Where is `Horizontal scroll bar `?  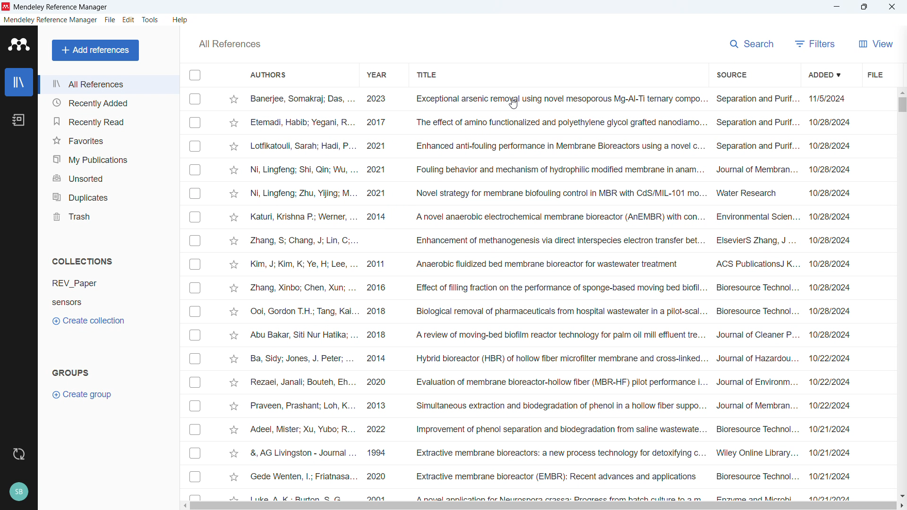 Horizontal scroll bar  is located at coordinates (541, 506).